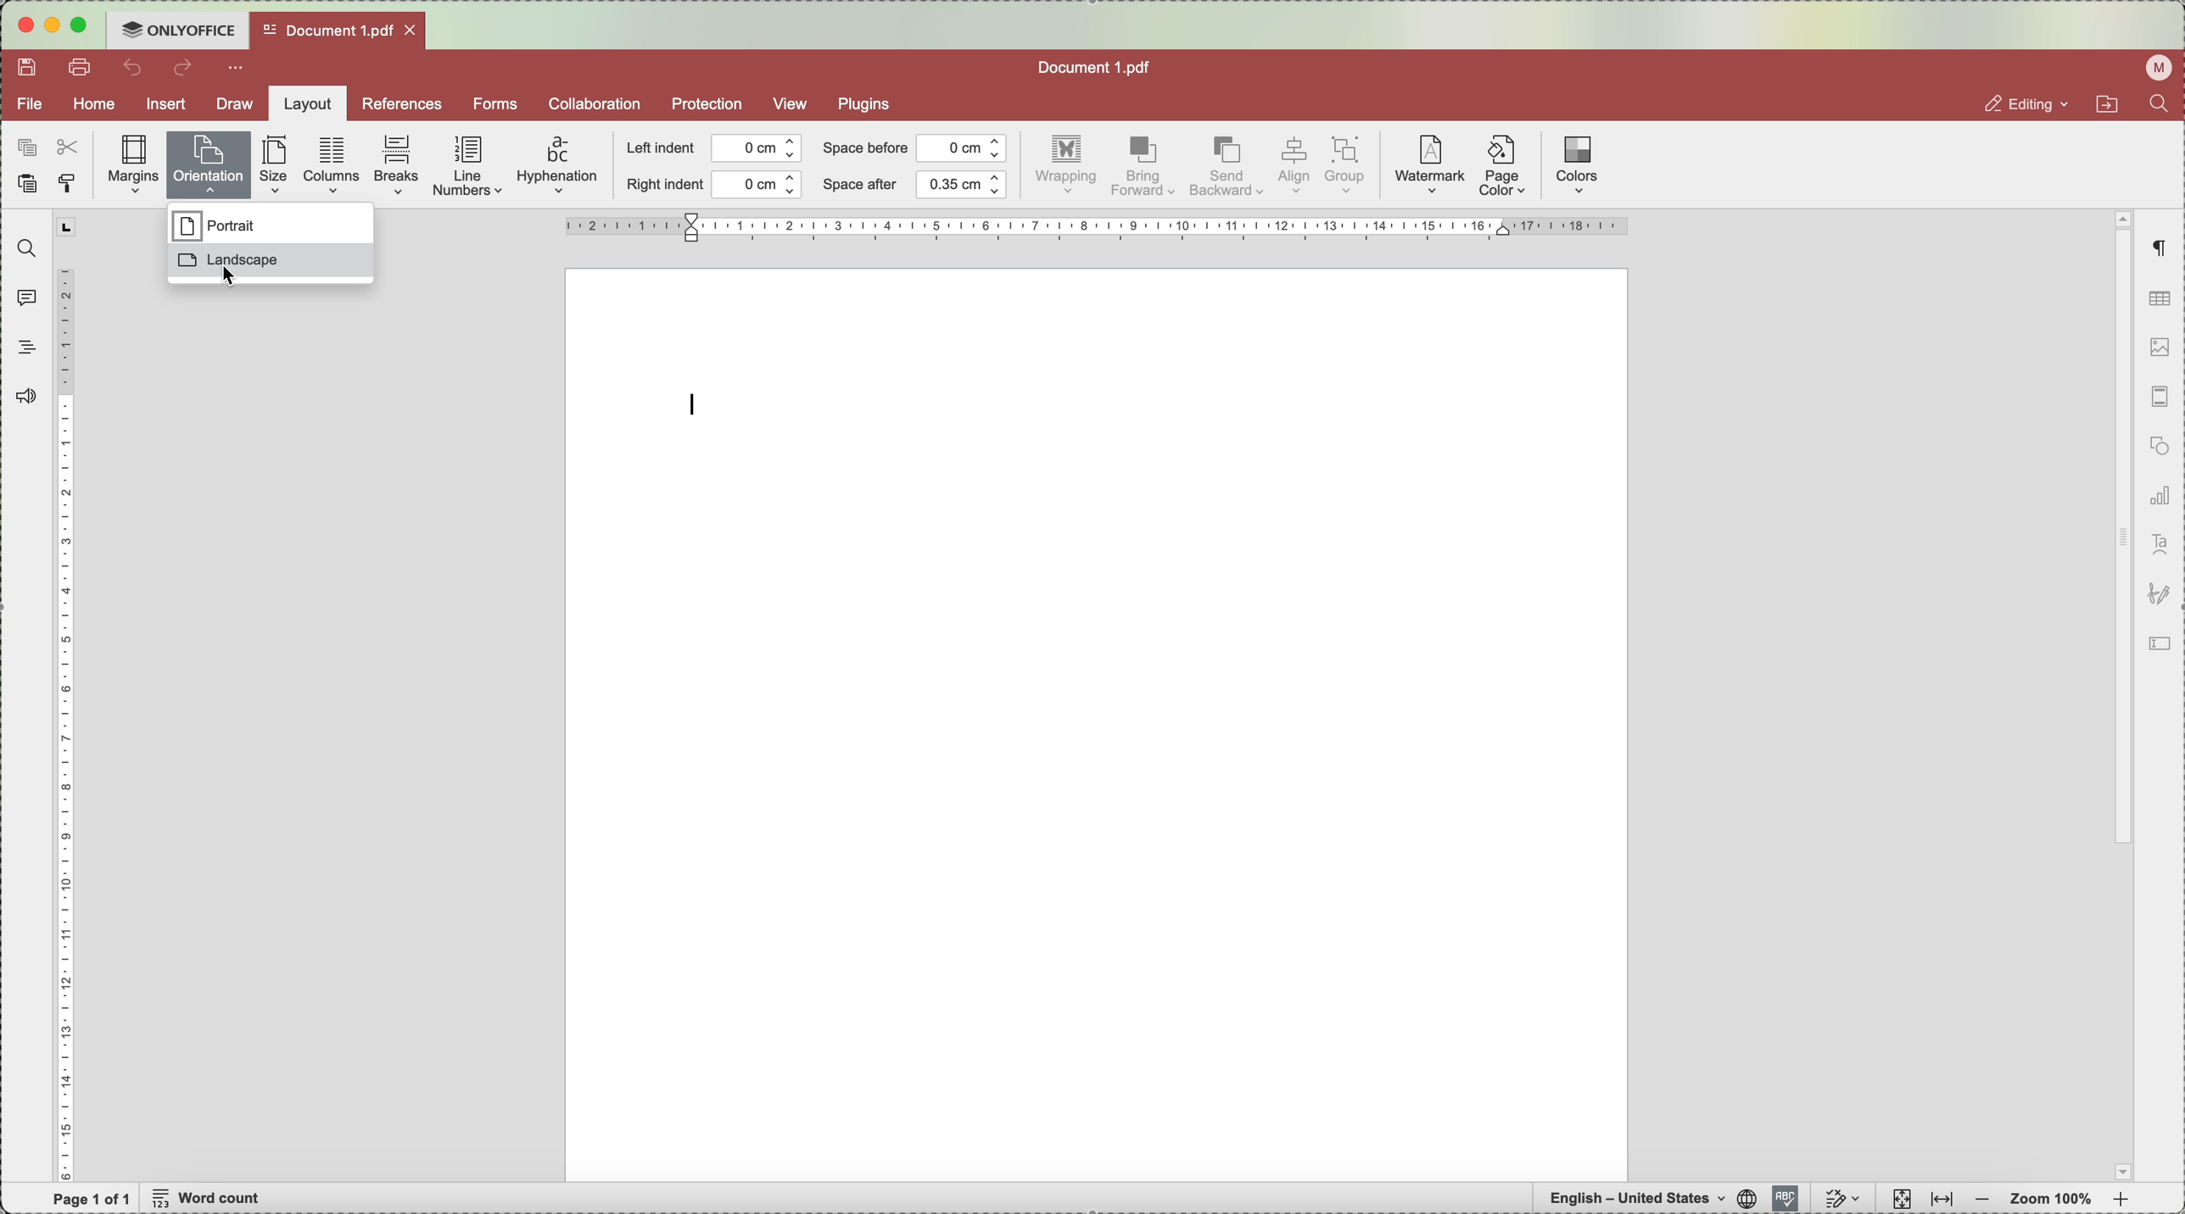  I want to click on headings, so click(27, 348).